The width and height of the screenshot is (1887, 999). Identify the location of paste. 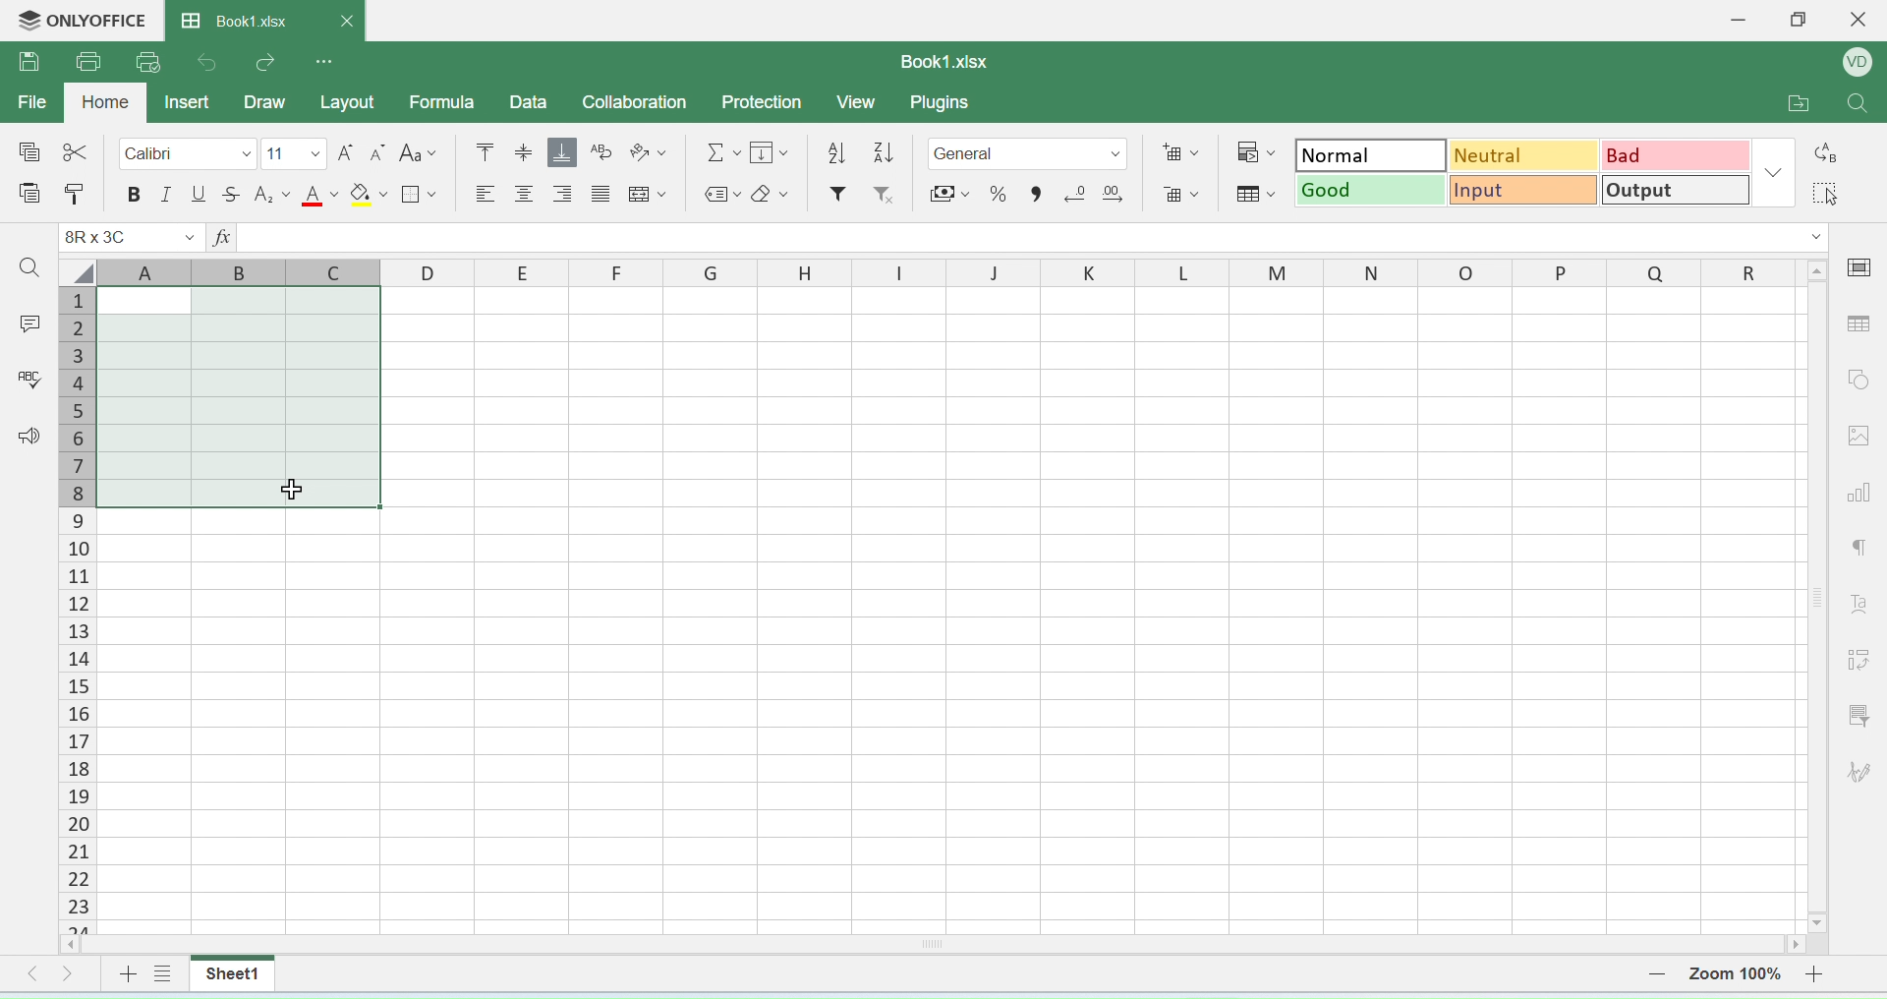
(76, 198).